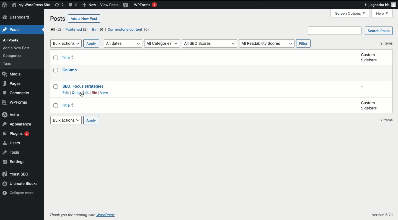 The height and width of the screenshot is (220, 398). Describe the element at coordinates (92, 43) in the screenshot. I see `Apply` at that location.